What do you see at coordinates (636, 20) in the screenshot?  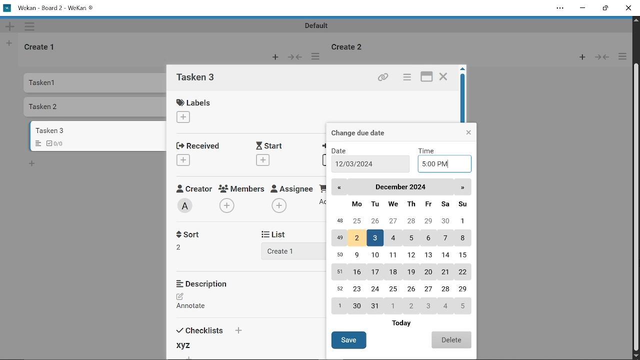 I see `Move up` at bounding box center [636, 20].